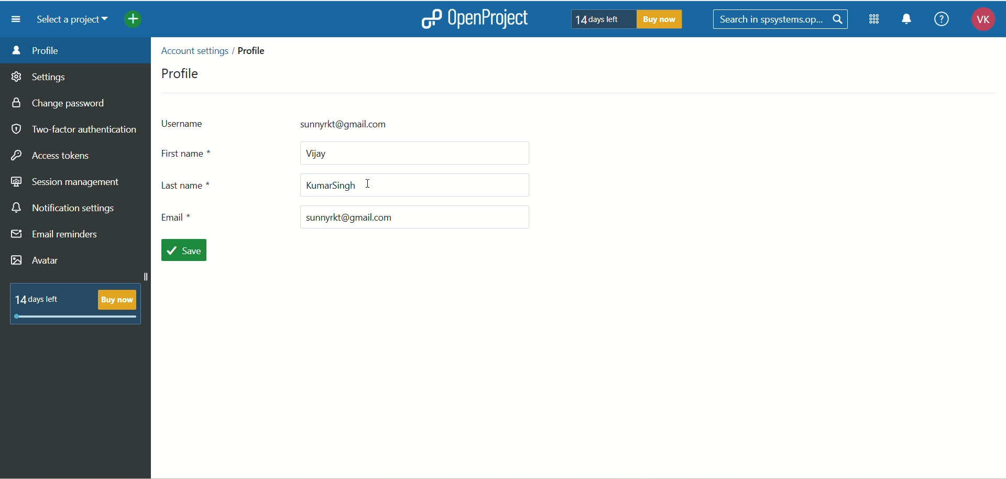  Describe the element at coordinates (875, 21) in the screenshot. I see `modules` at that location.